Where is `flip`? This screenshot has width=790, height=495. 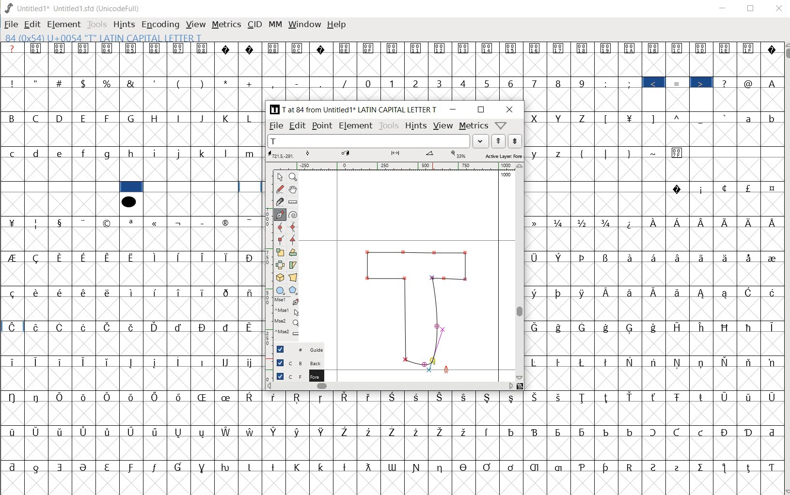 flip is located at coordinates (280, 265).